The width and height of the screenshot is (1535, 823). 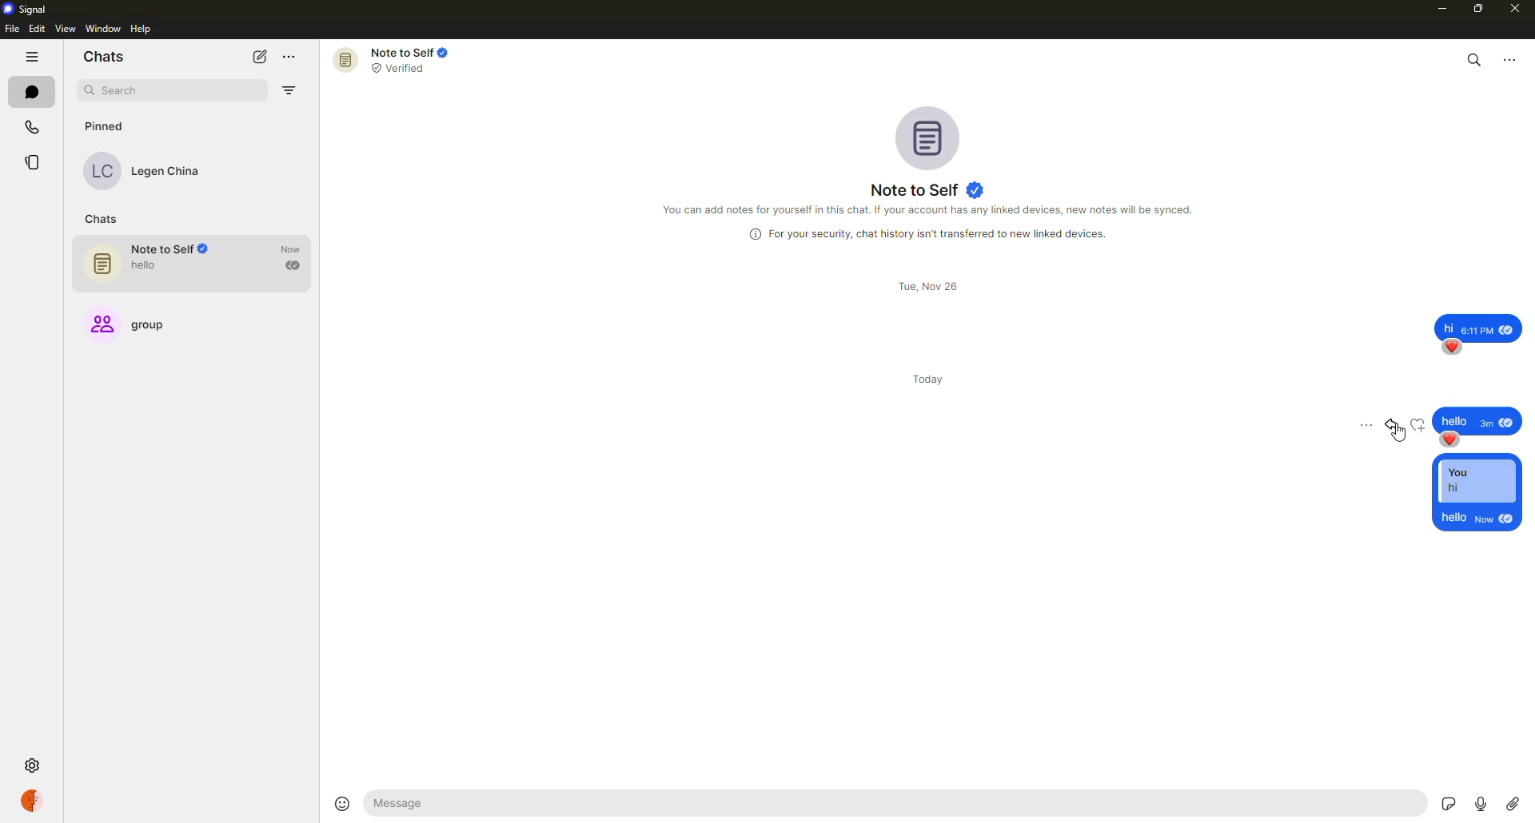 I want to click on emoji, so click(x=342, y=802).